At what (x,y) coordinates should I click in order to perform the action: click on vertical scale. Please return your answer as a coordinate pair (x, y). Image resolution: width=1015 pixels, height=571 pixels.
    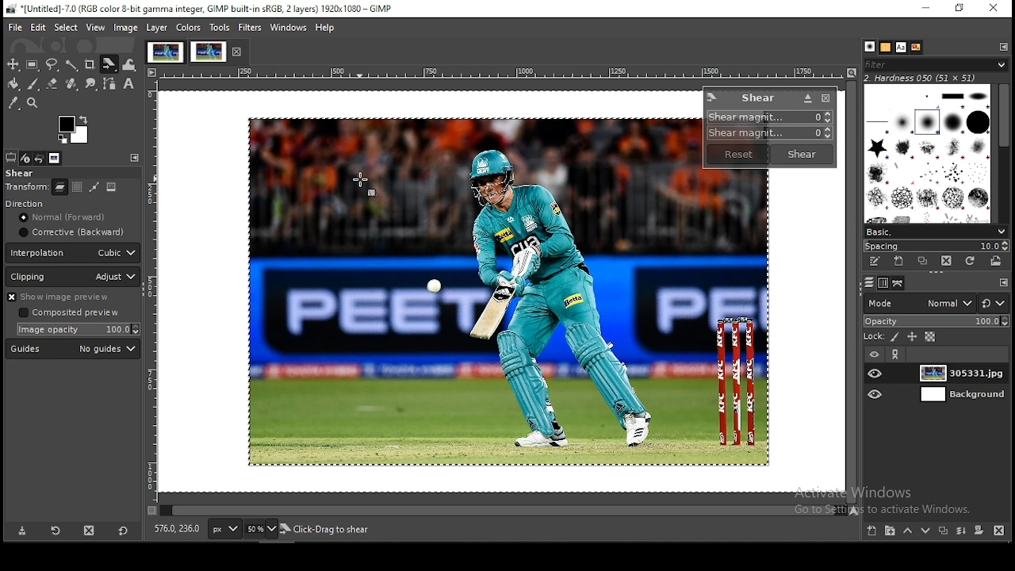
    Looking at the image, I should click on (152, 297).